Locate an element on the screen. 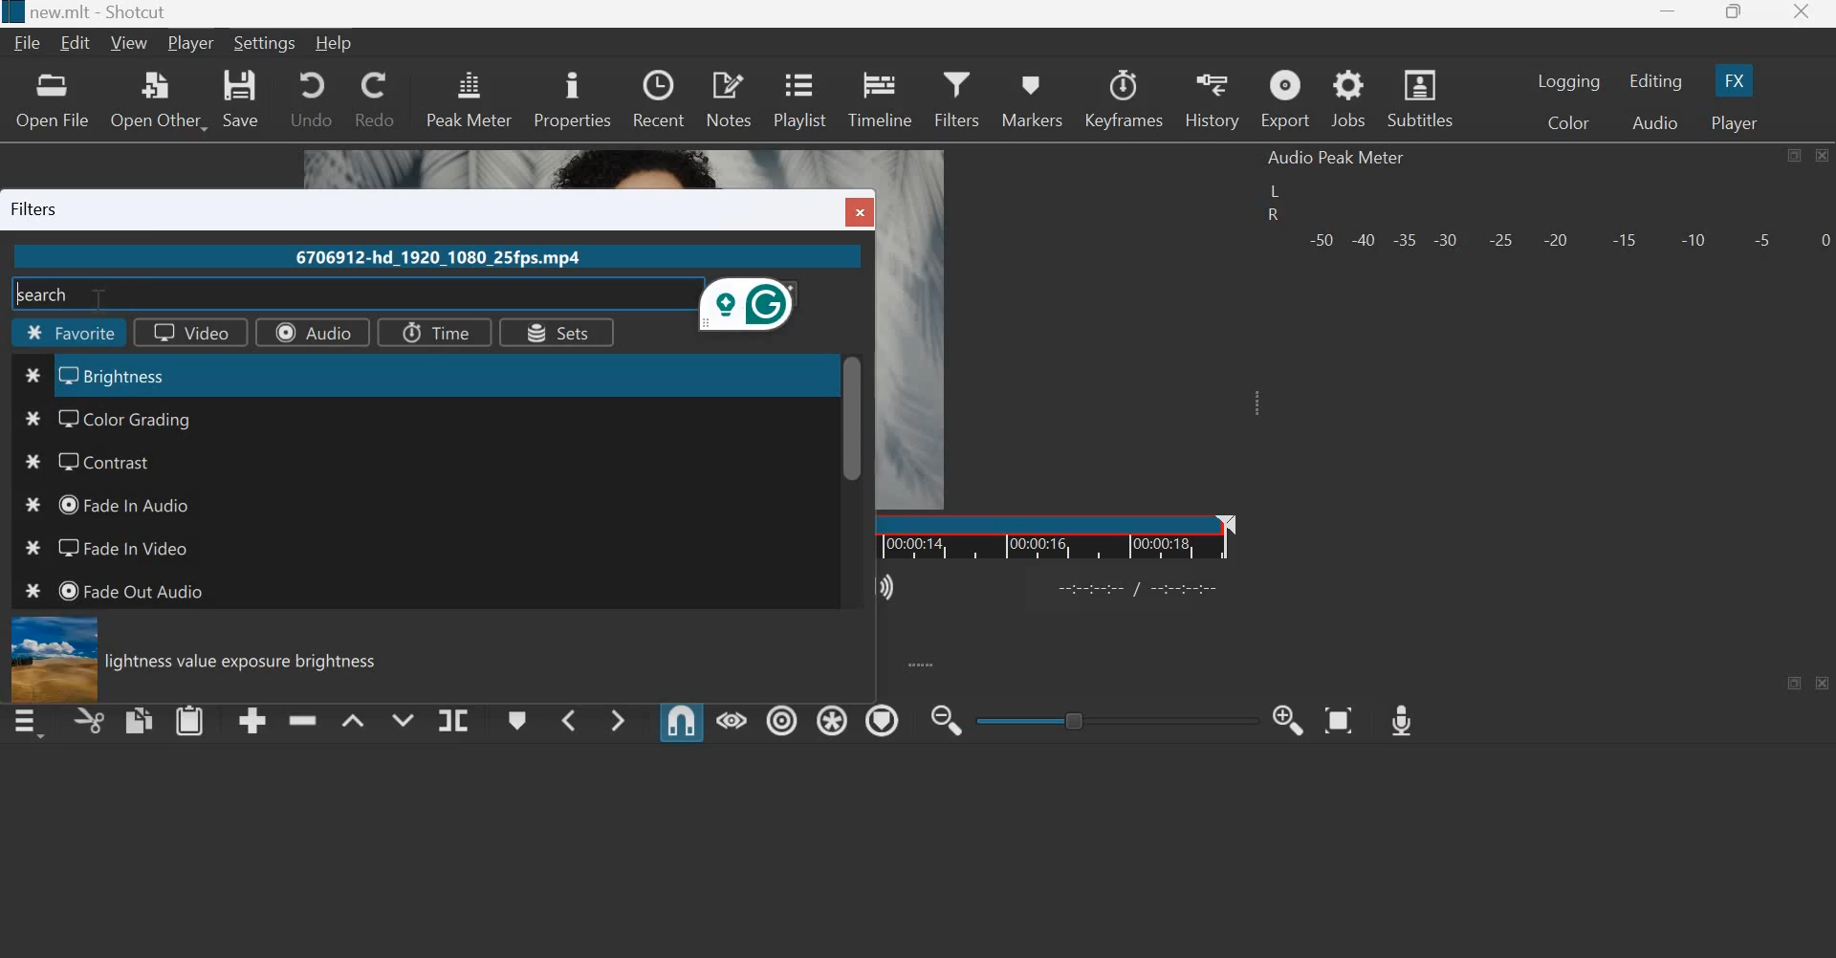 The width and height of the screenshot is (1836, 958).  is located at coordinates (27, 551).